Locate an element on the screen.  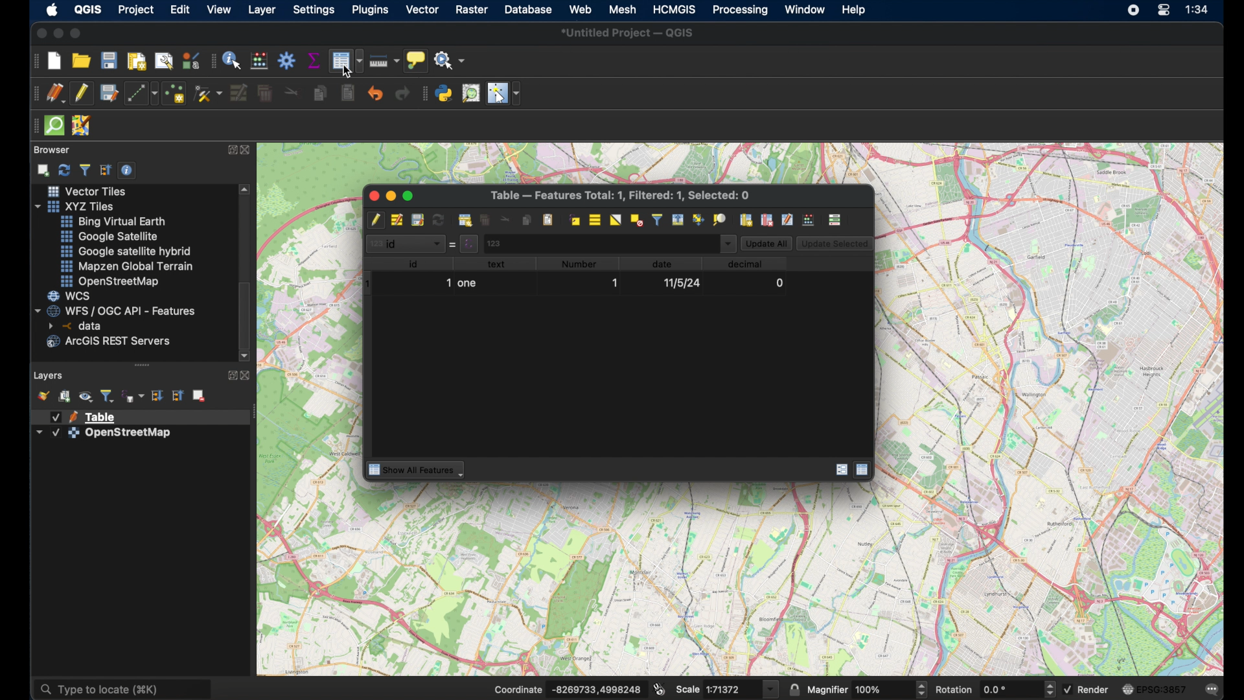
drag handle is located at coordinates (32, 128).